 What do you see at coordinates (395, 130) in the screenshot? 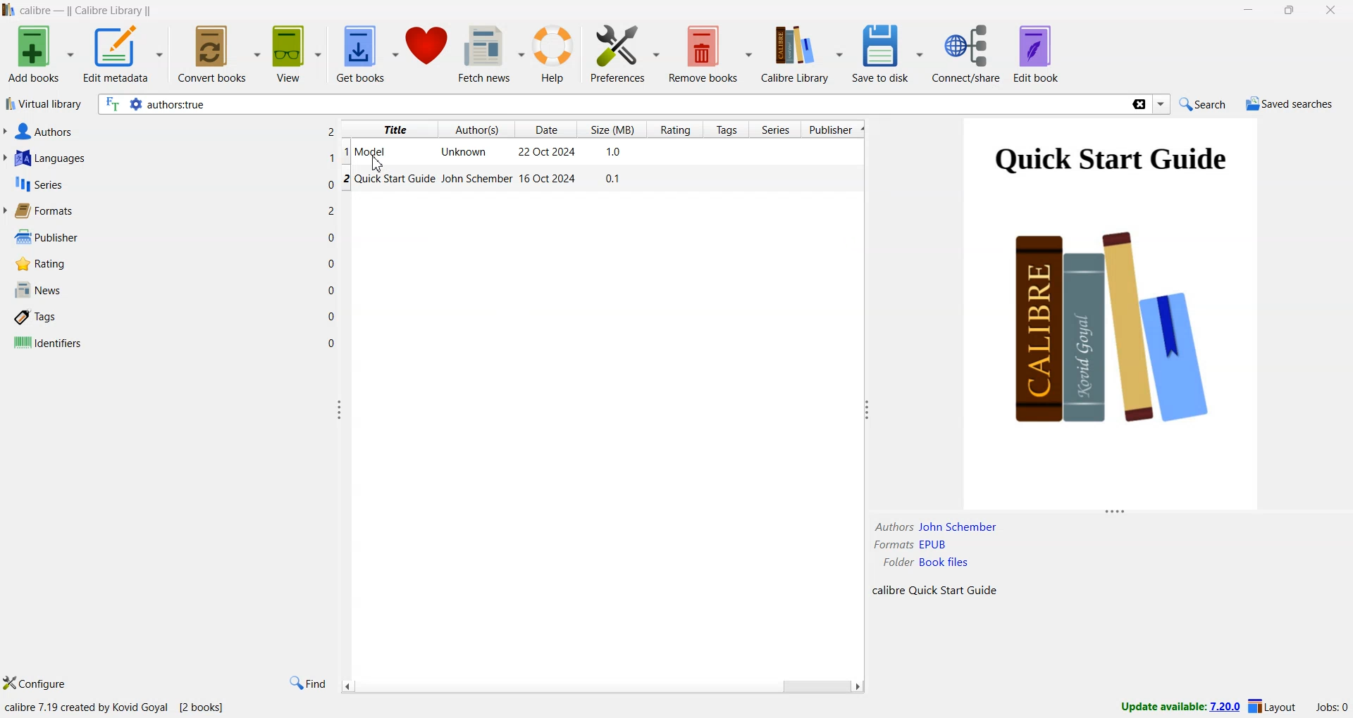
I see `title` at bounding box center [395, 130].